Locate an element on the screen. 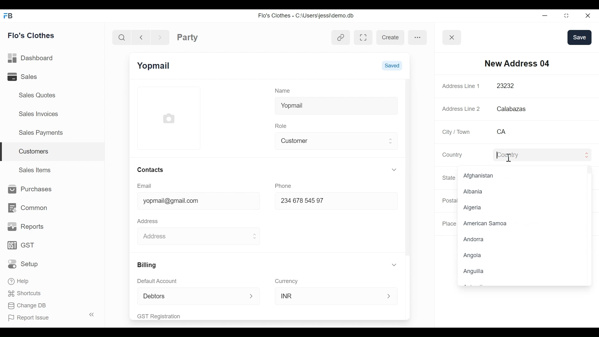 This screenshot has width=599, height=337. Angola is located at coordinates (473, 255).